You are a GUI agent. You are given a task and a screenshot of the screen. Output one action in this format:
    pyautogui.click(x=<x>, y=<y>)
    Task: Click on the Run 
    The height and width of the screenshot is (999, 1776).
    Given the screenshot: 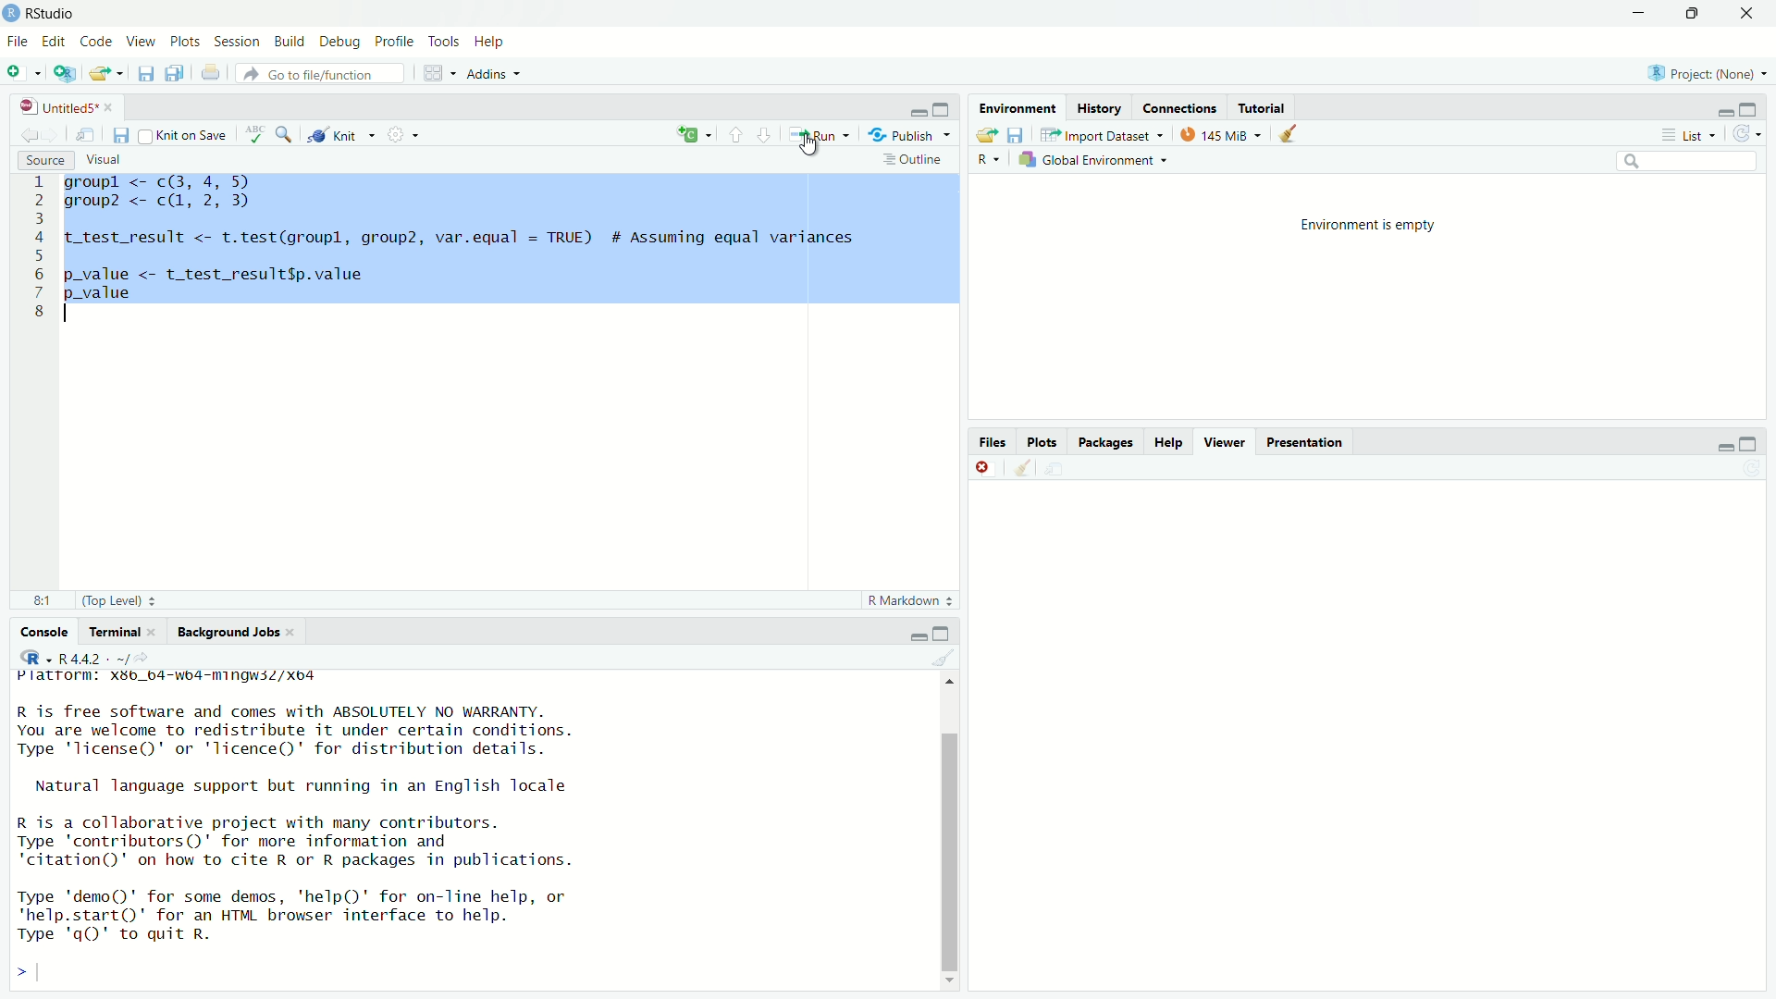 What is the action you would take?
    pyautogui.click(x=815, y=133)
    